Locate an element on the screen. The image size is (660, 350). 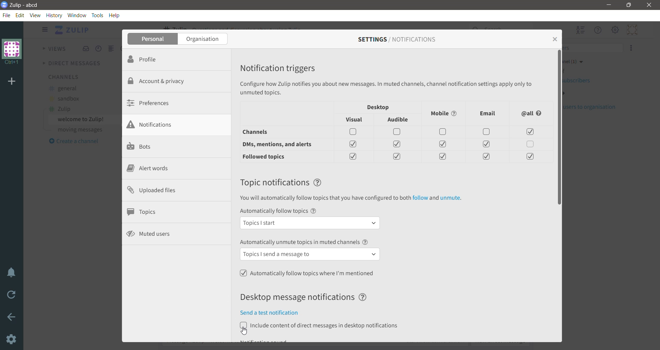
check box is located at coordinates (486, 144).